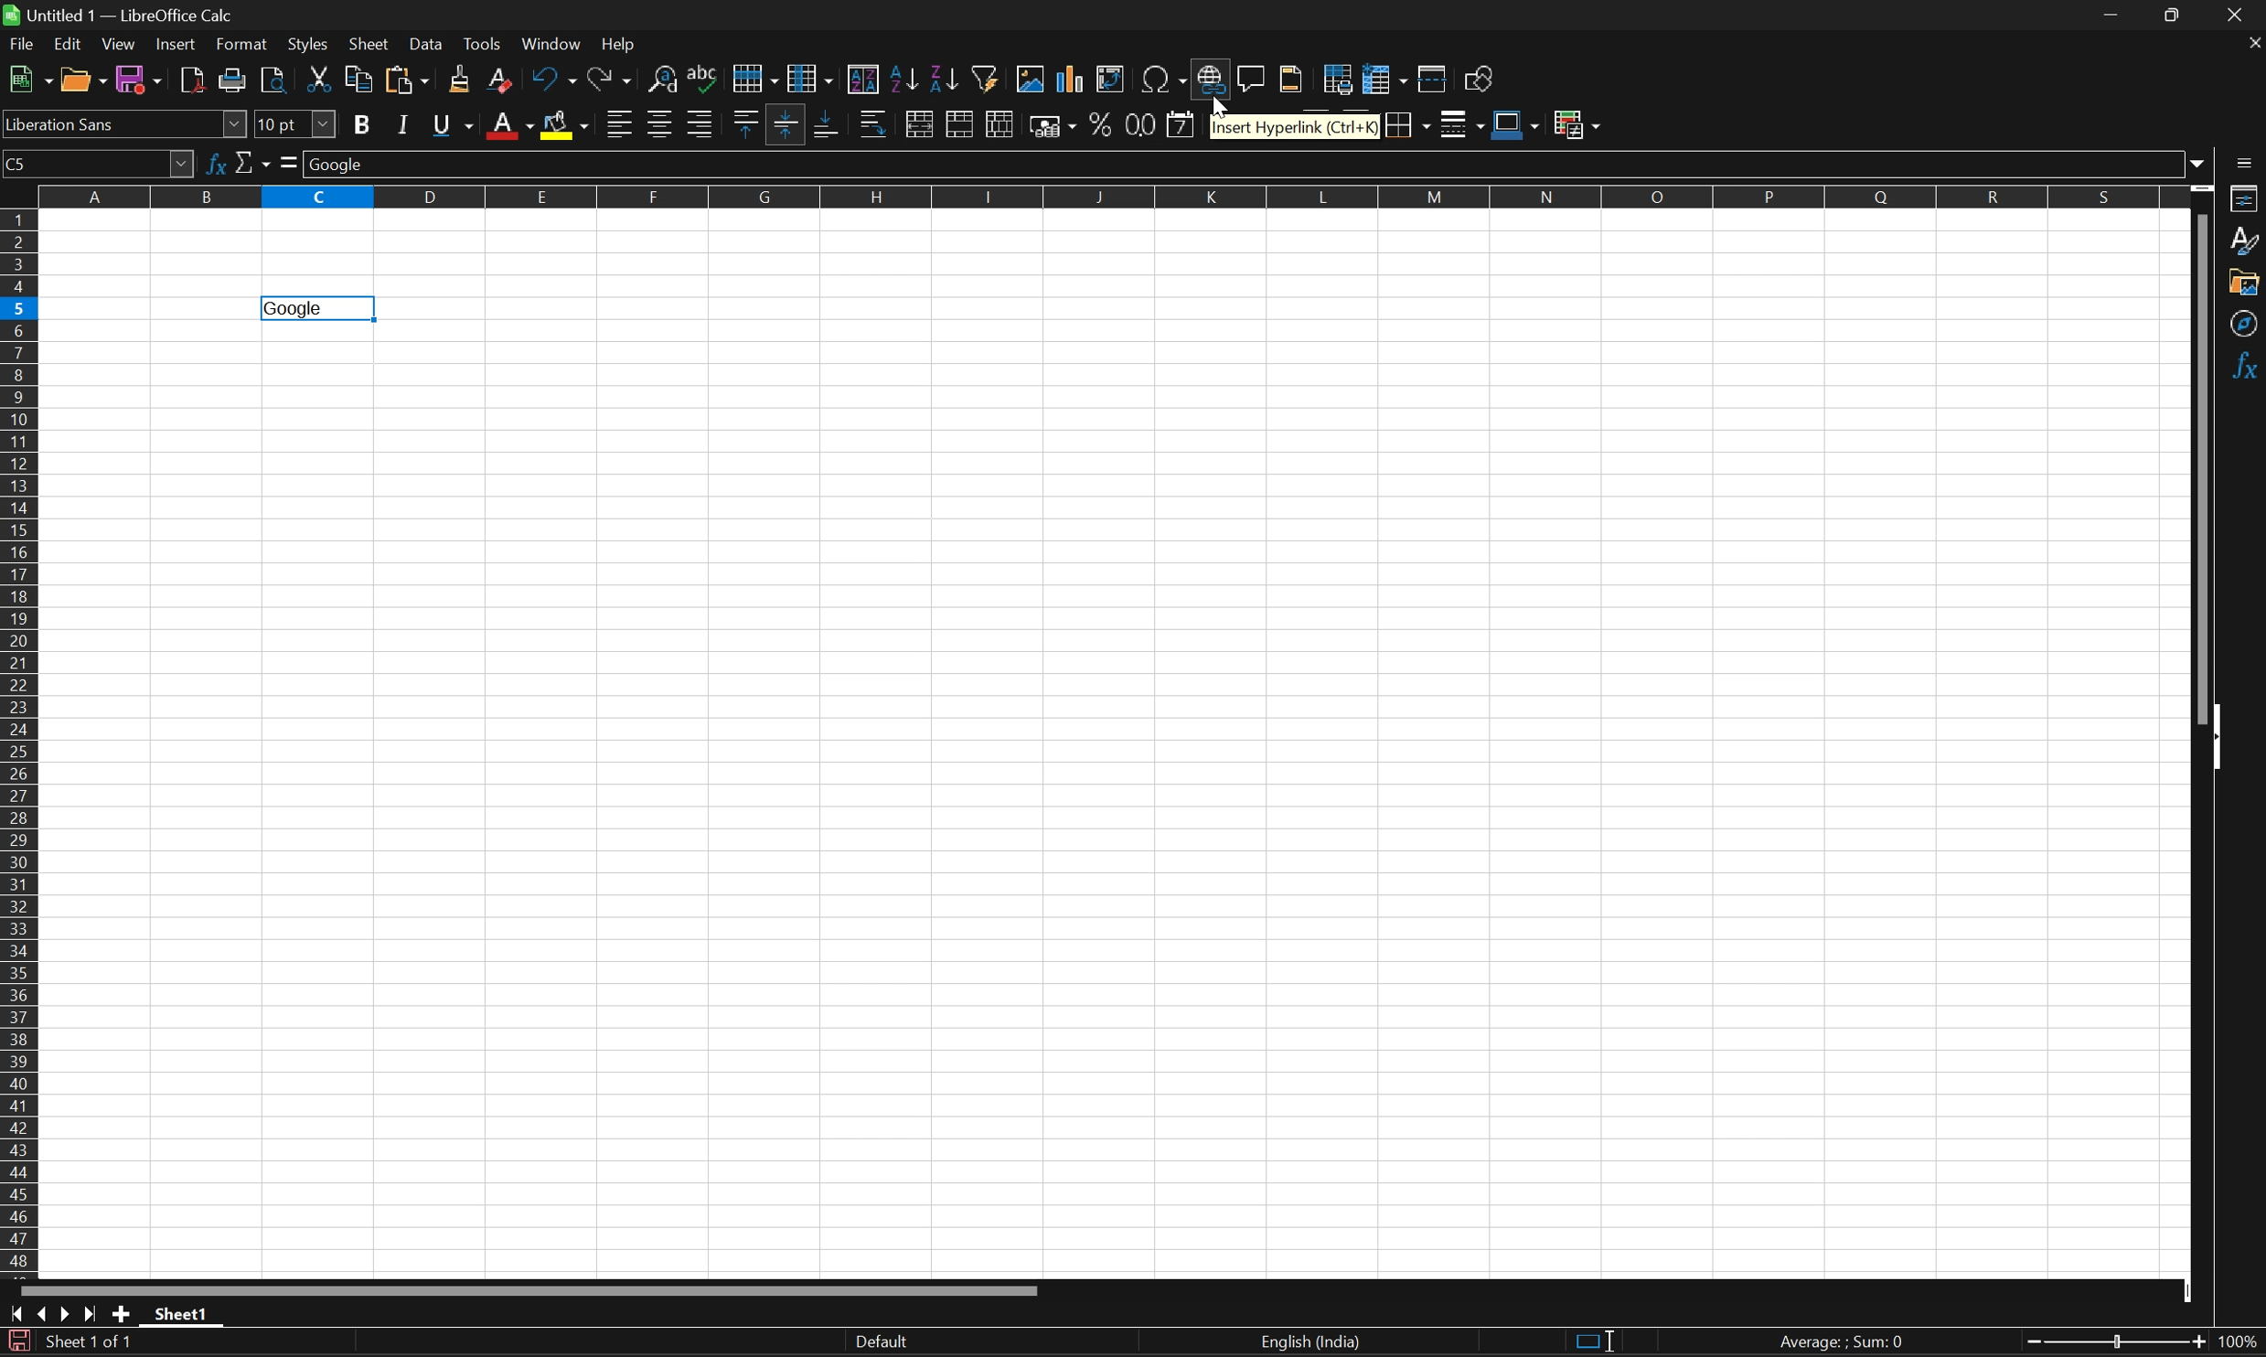 The width and height of the screenshot is (2266, 1357). I want to click on Styles, so click(2246, 241).